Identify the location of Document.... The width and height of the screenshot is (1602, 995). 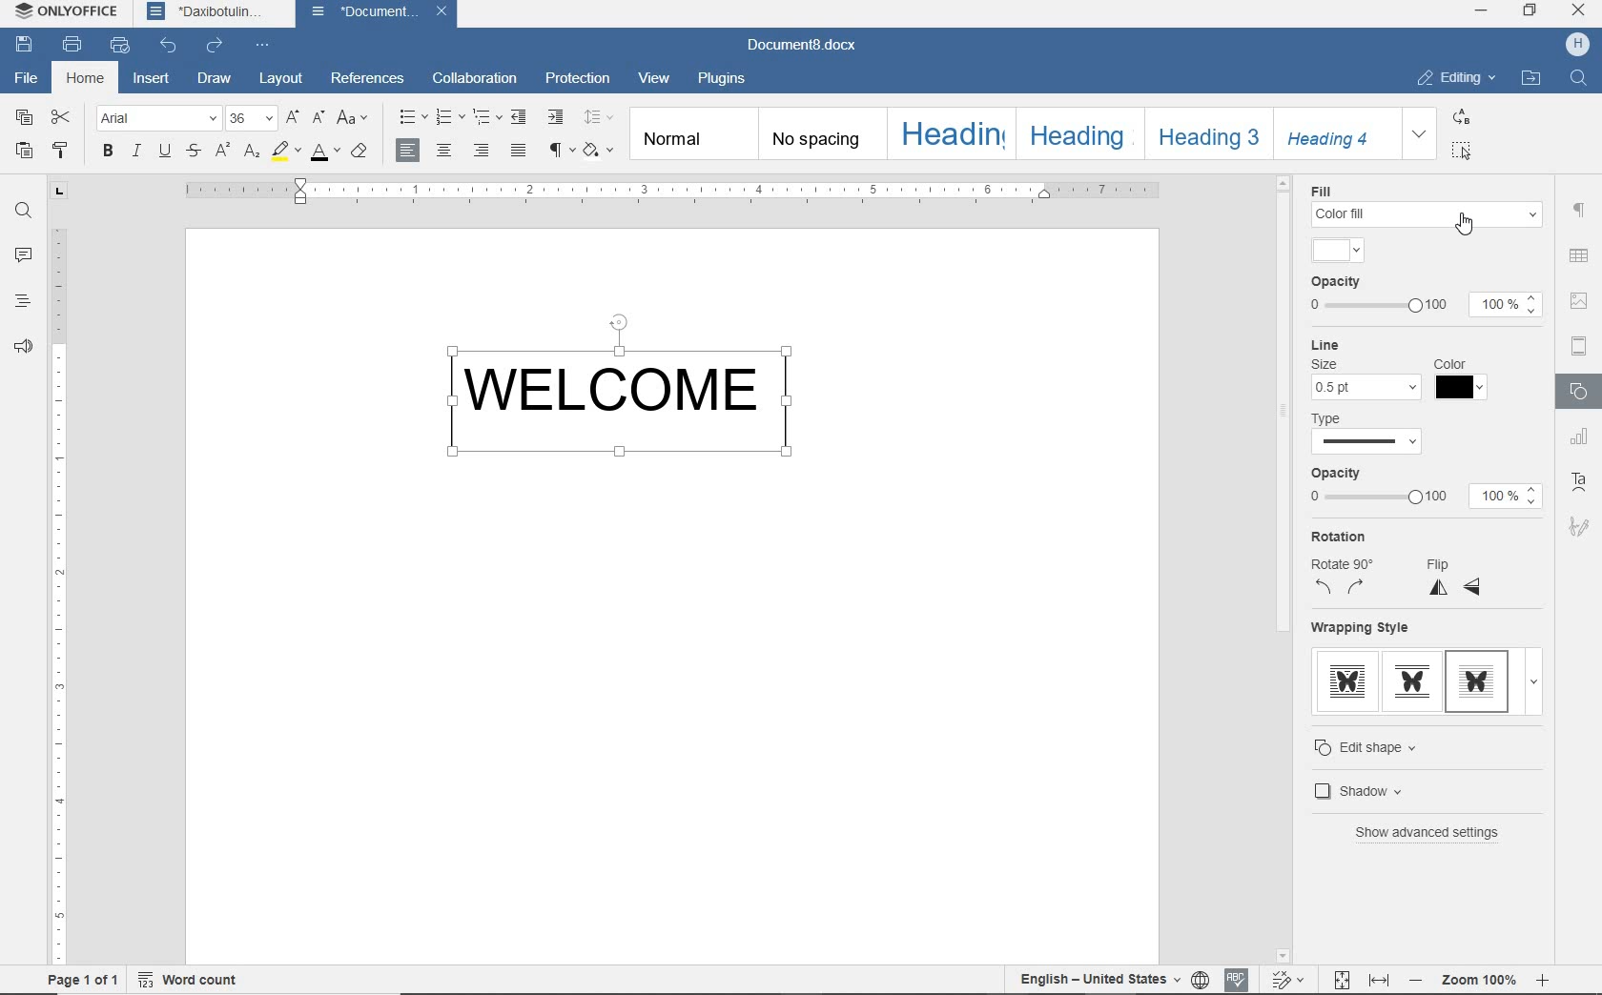
(365, 12).